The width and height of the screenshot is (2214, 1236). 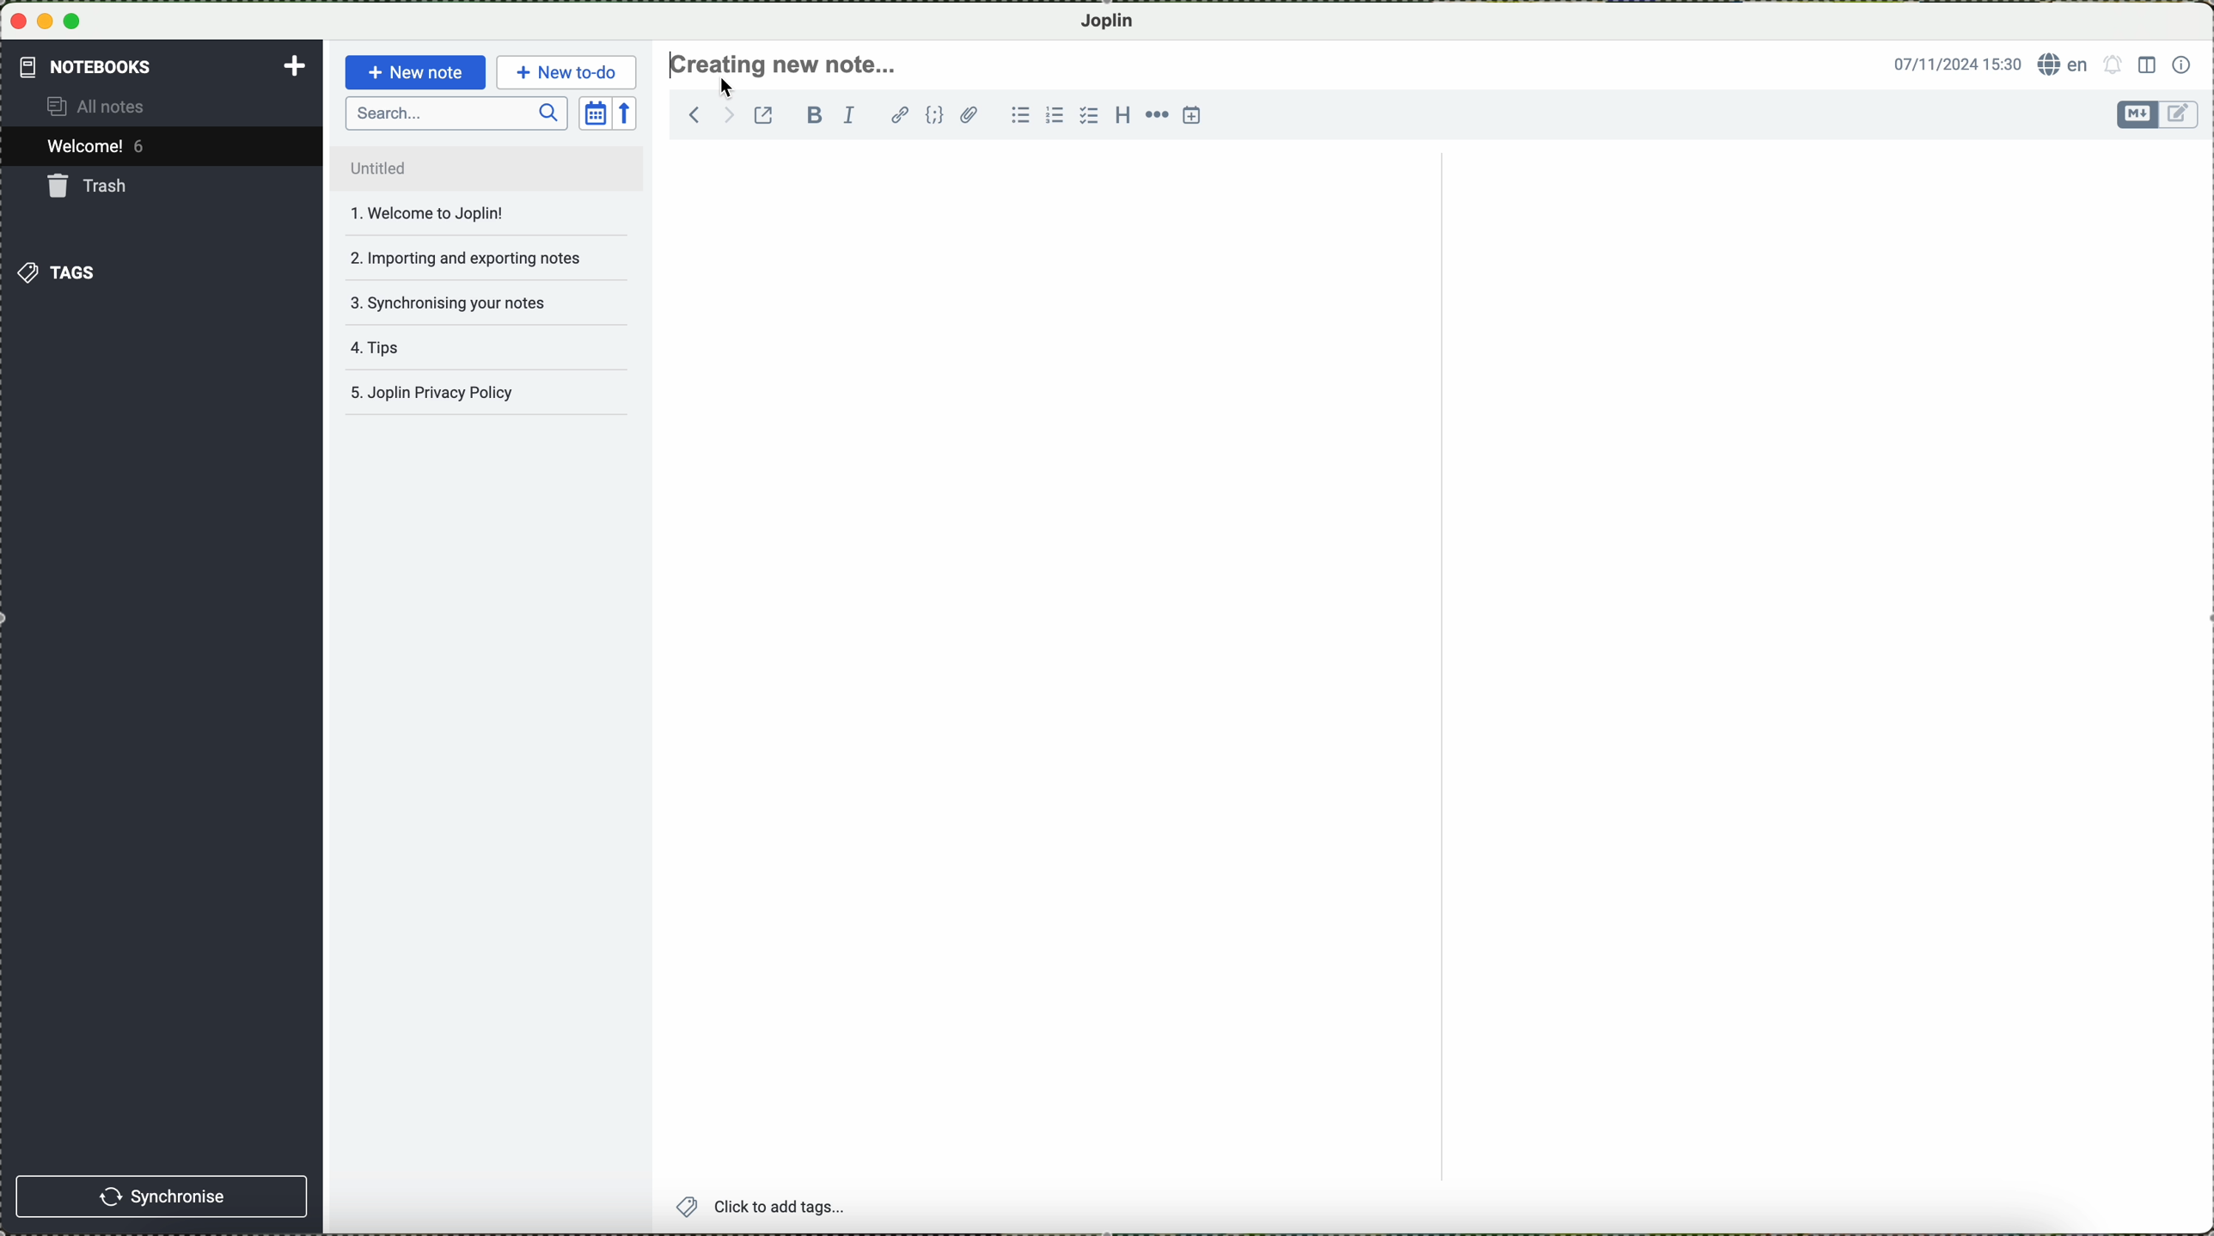 I want to click on hyperlink, so click(x=899, y=114).